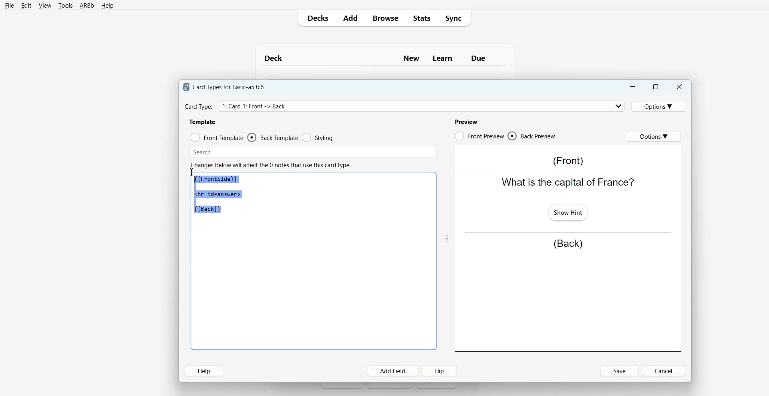 The width and height of the screenshot is (769, 396). What do you see at coordinates (219, 195) in the screenshot?
I see `{{Frontside}}
<hr id=answer>
(Back)` at bounding box center [219, 195].